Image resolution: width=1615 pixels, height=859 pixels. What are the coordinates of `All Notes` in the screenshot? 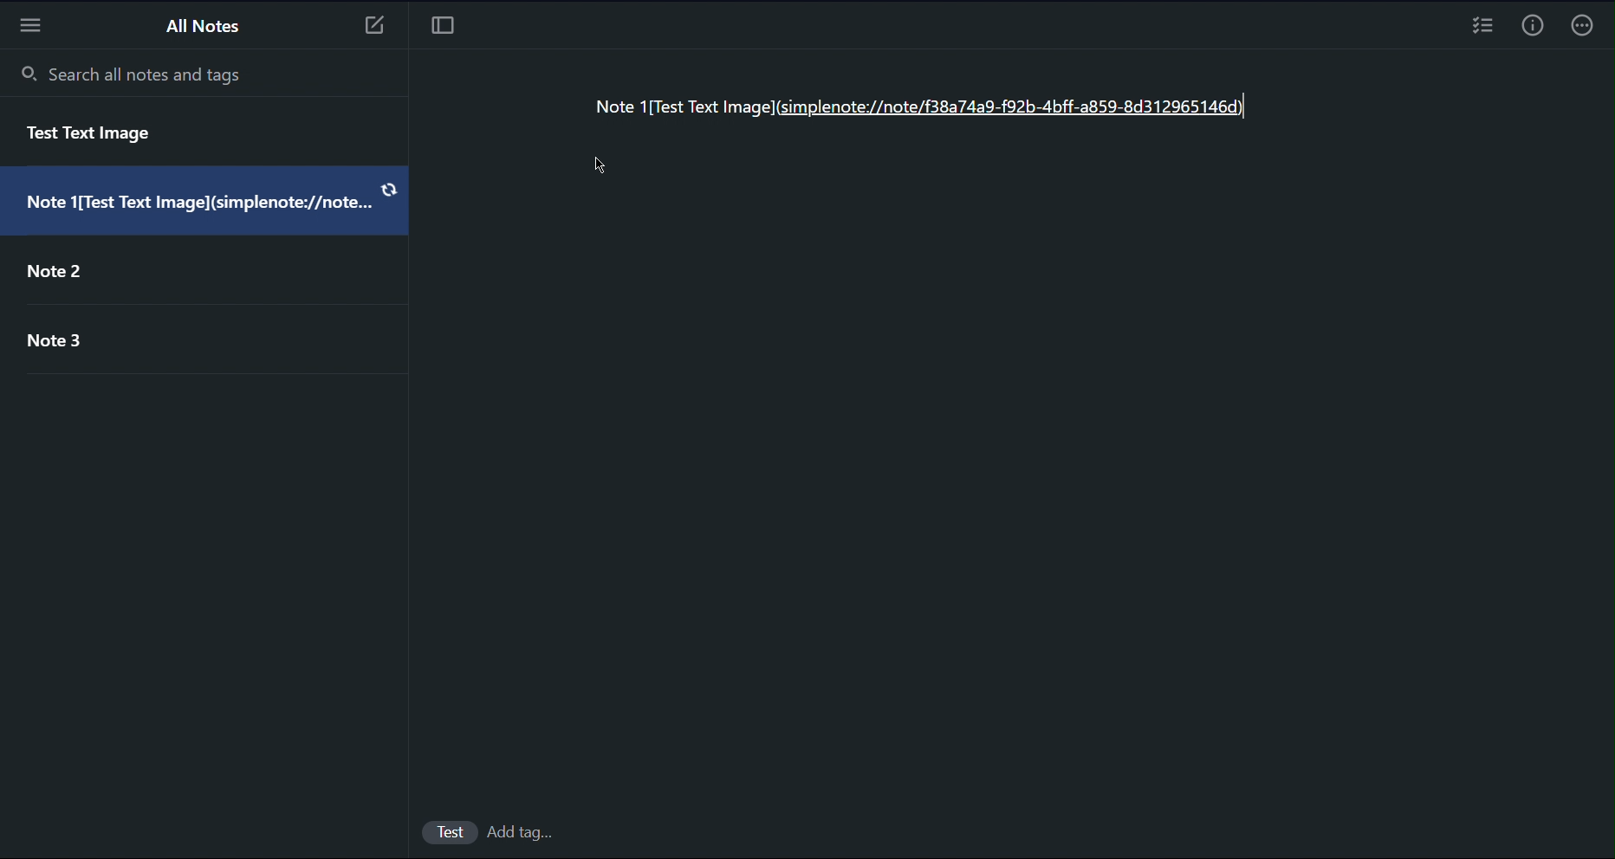 It's located at (204, 27).